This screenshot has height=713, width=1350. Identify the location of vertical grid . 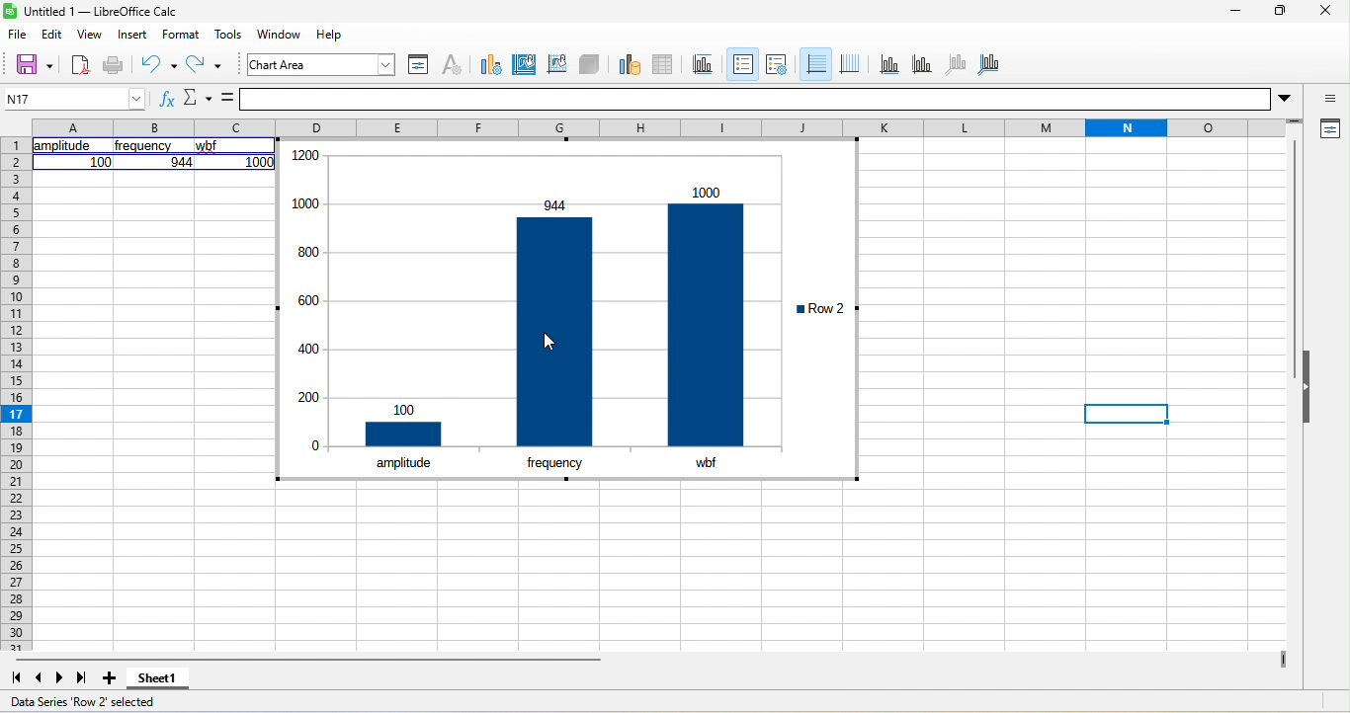
(854, 63).